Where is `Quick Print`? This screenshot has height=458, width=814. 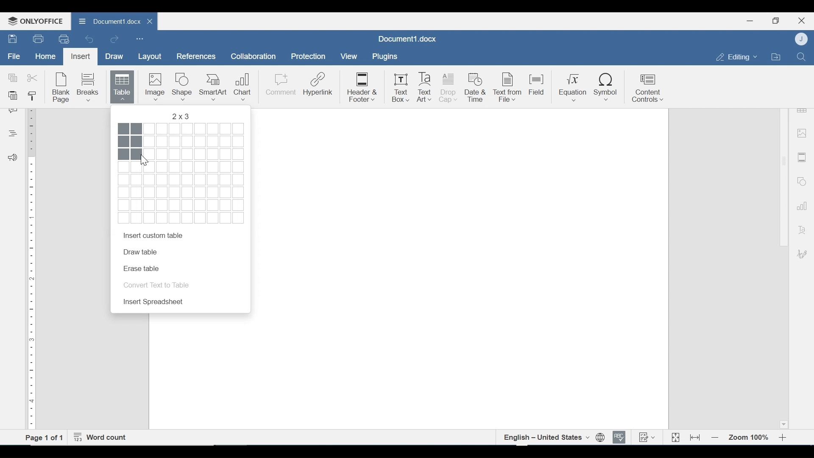
Quick Print is located at coordinates (63, 39).